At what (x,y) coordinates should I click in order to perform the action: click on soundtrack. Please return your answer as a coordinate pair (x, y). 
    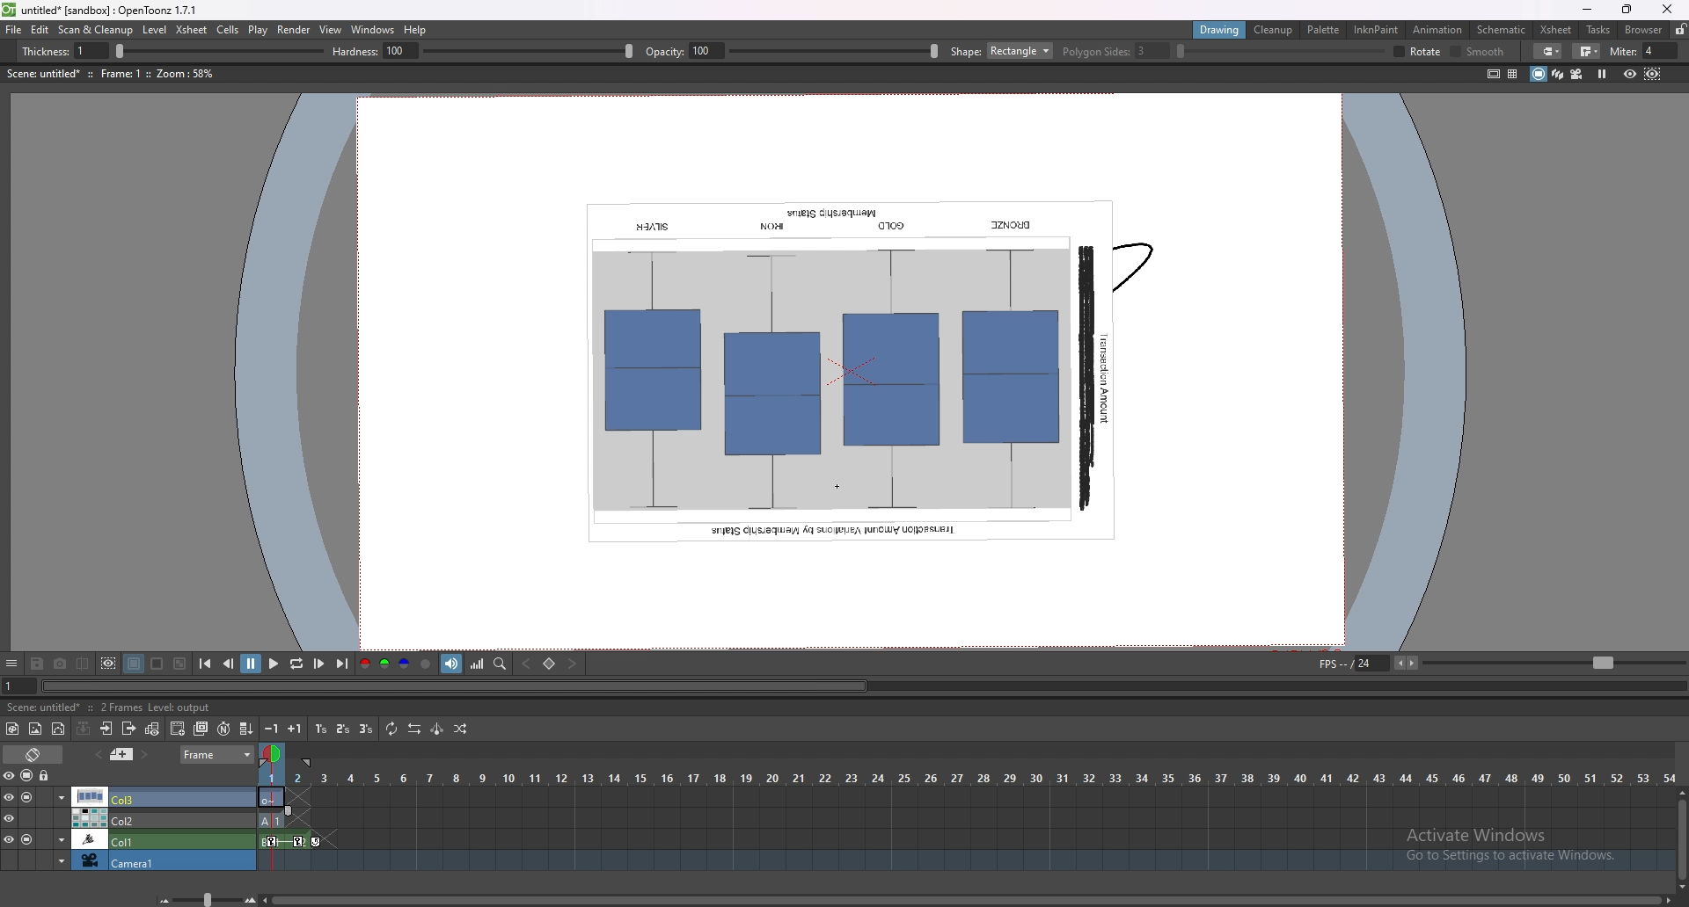
    Looking at the image, I should click on (452, 663).